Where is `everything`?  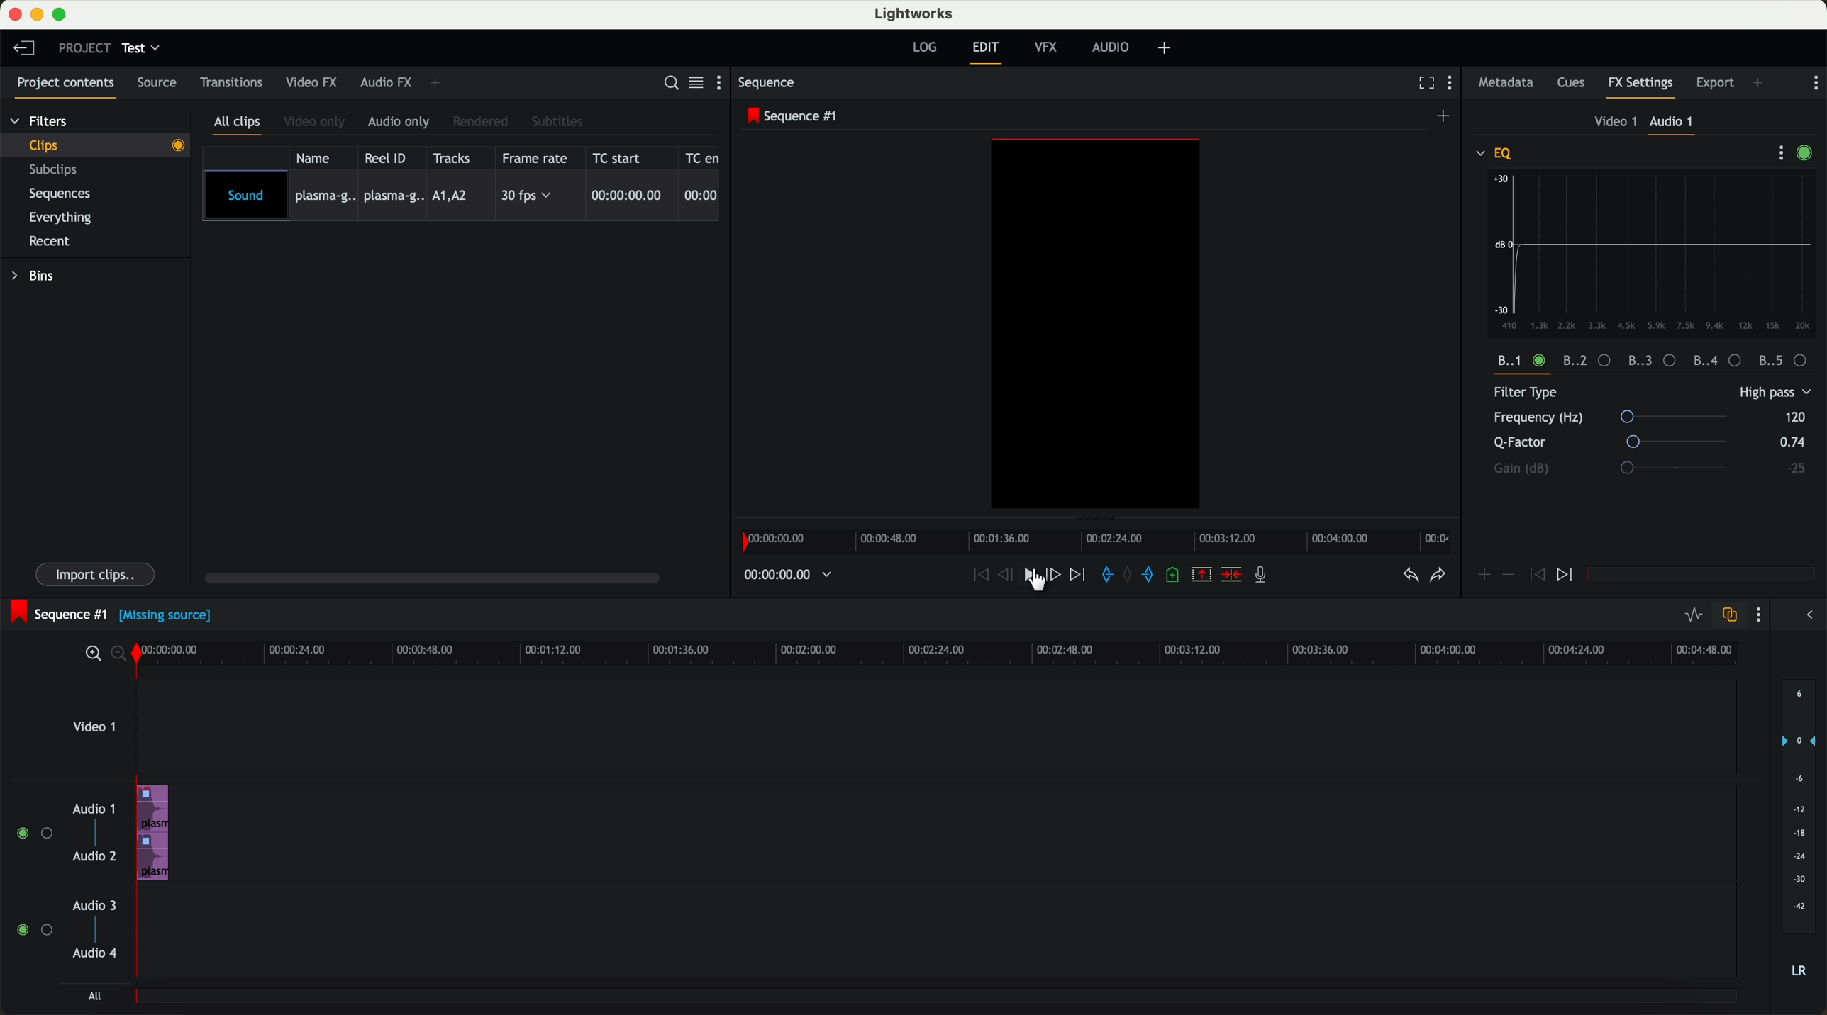 everything is located at coordinates (68, 216).